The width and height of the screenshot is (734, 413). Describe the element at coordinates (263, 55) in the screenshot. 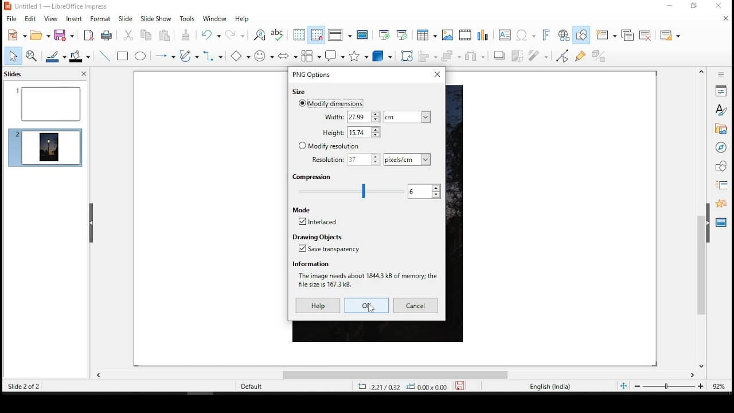

I see `symbol shapes` at that location.